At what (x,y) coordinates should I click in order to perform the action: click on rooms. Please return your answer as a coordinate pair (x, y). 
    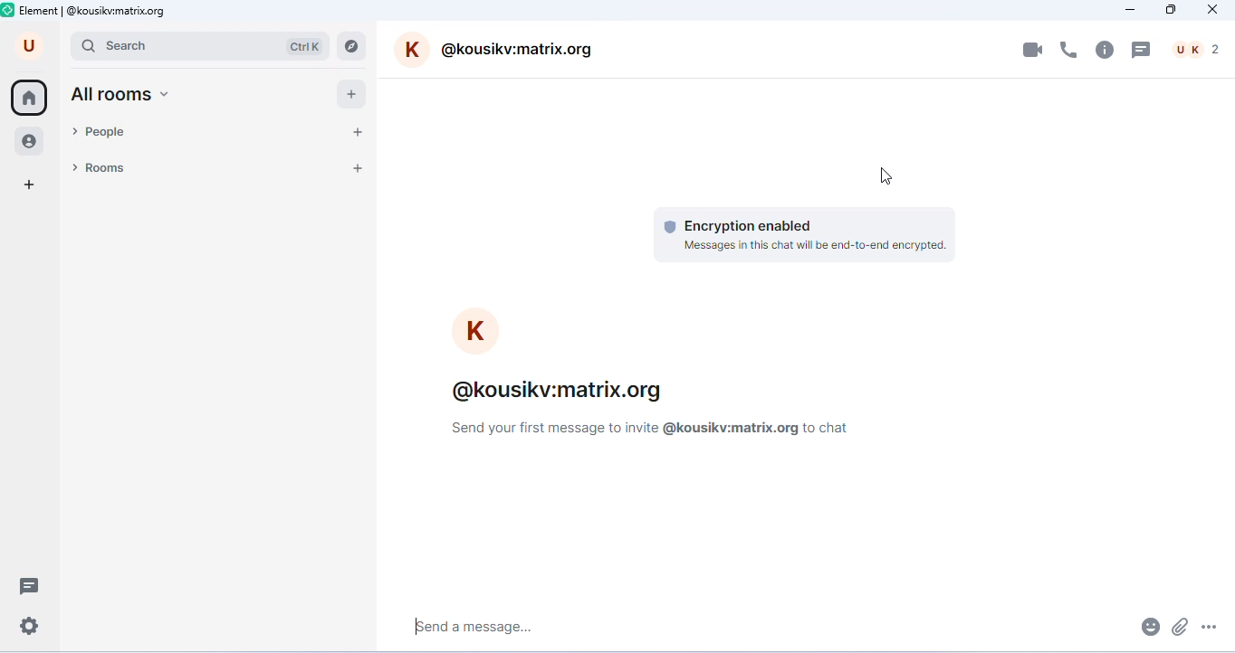
    Looking at the image, I should click on (98, 167).